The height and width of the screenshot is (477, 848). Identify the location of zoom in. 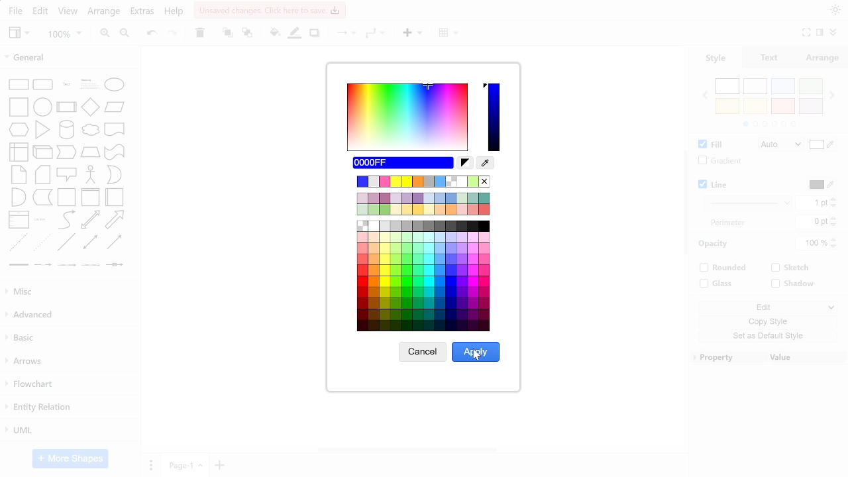
(103, 34).